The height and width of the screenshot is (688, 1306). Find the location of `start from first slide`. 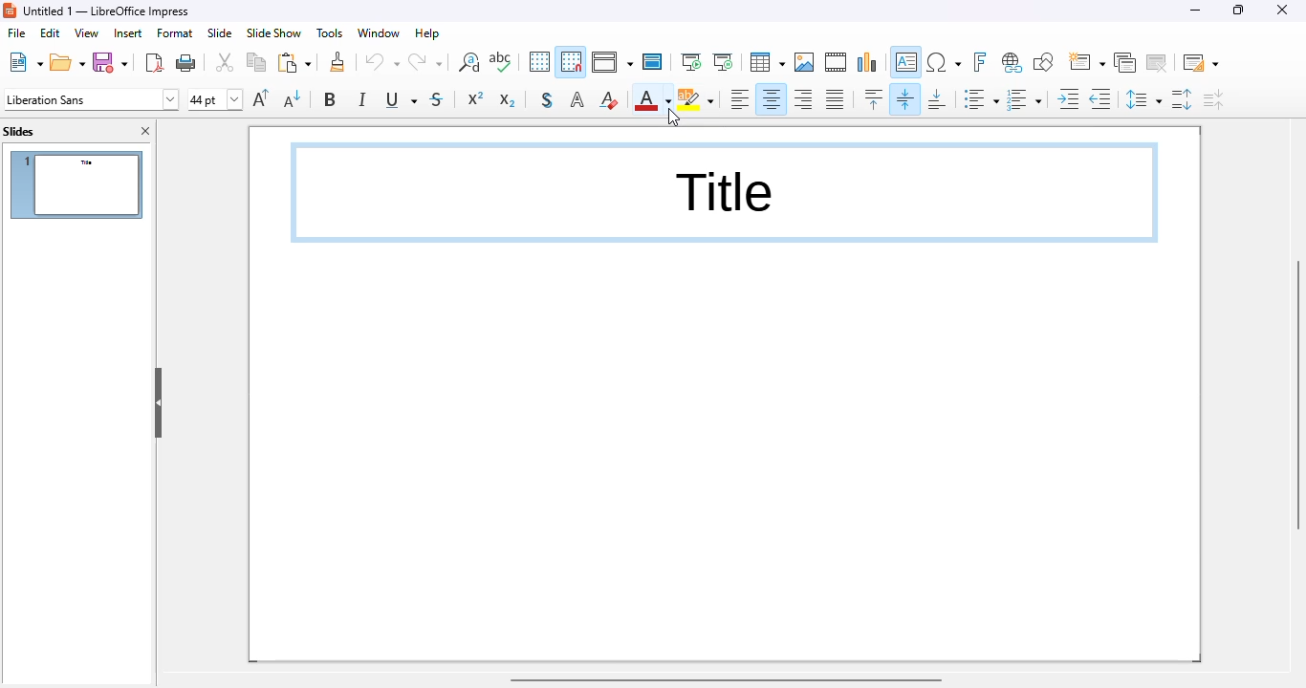

start from first slide is located at coordinates (691, 62).